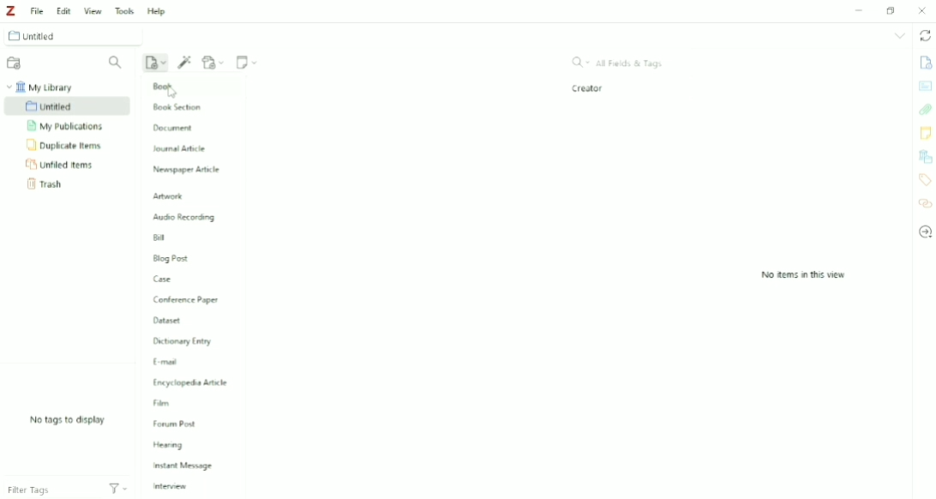 This screenshot has width=936, height=499. I want to click on Libraries and Collections, so click(925, 156).